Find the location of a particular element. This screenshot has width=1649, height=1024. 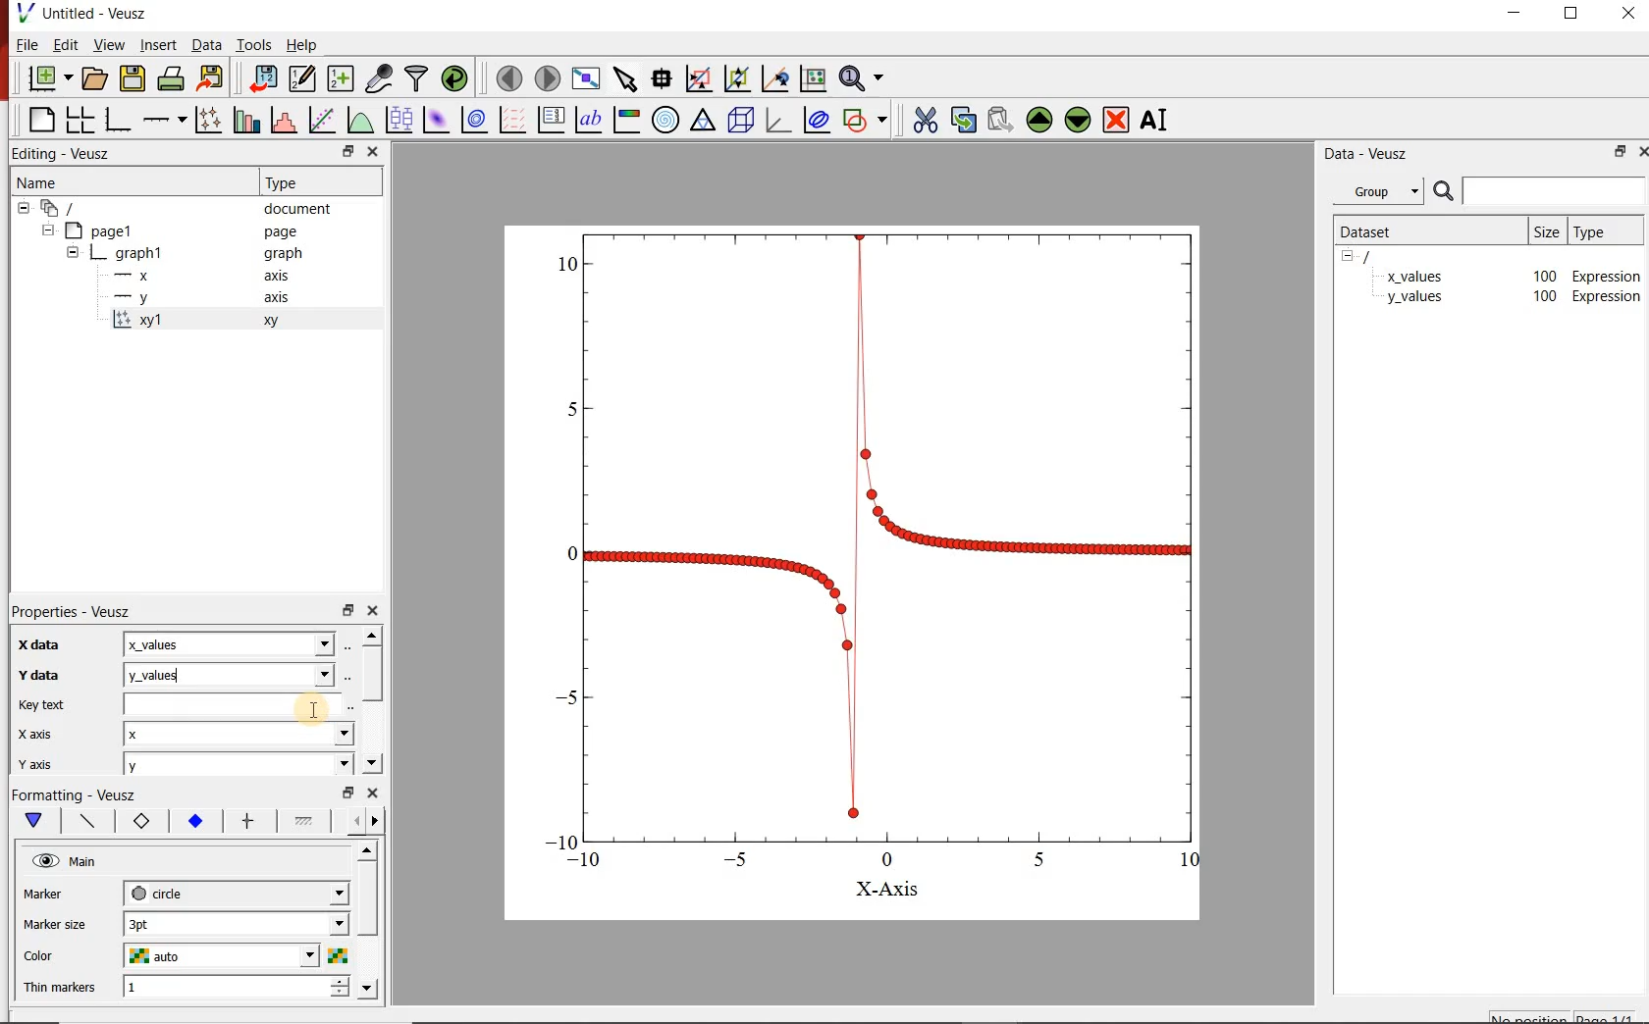

page is located at coordinates (279, 230).